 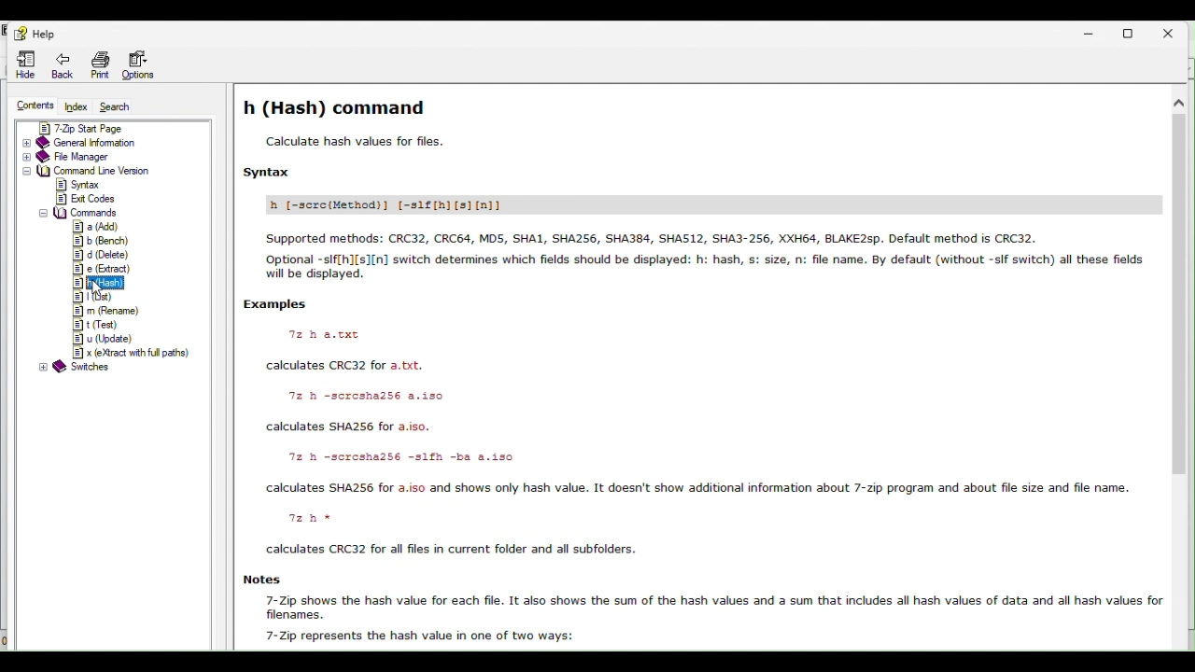 What do you see at coordinates (22, 63) in the screenshot?
I see `Hide` at bounding box center [22, 63].